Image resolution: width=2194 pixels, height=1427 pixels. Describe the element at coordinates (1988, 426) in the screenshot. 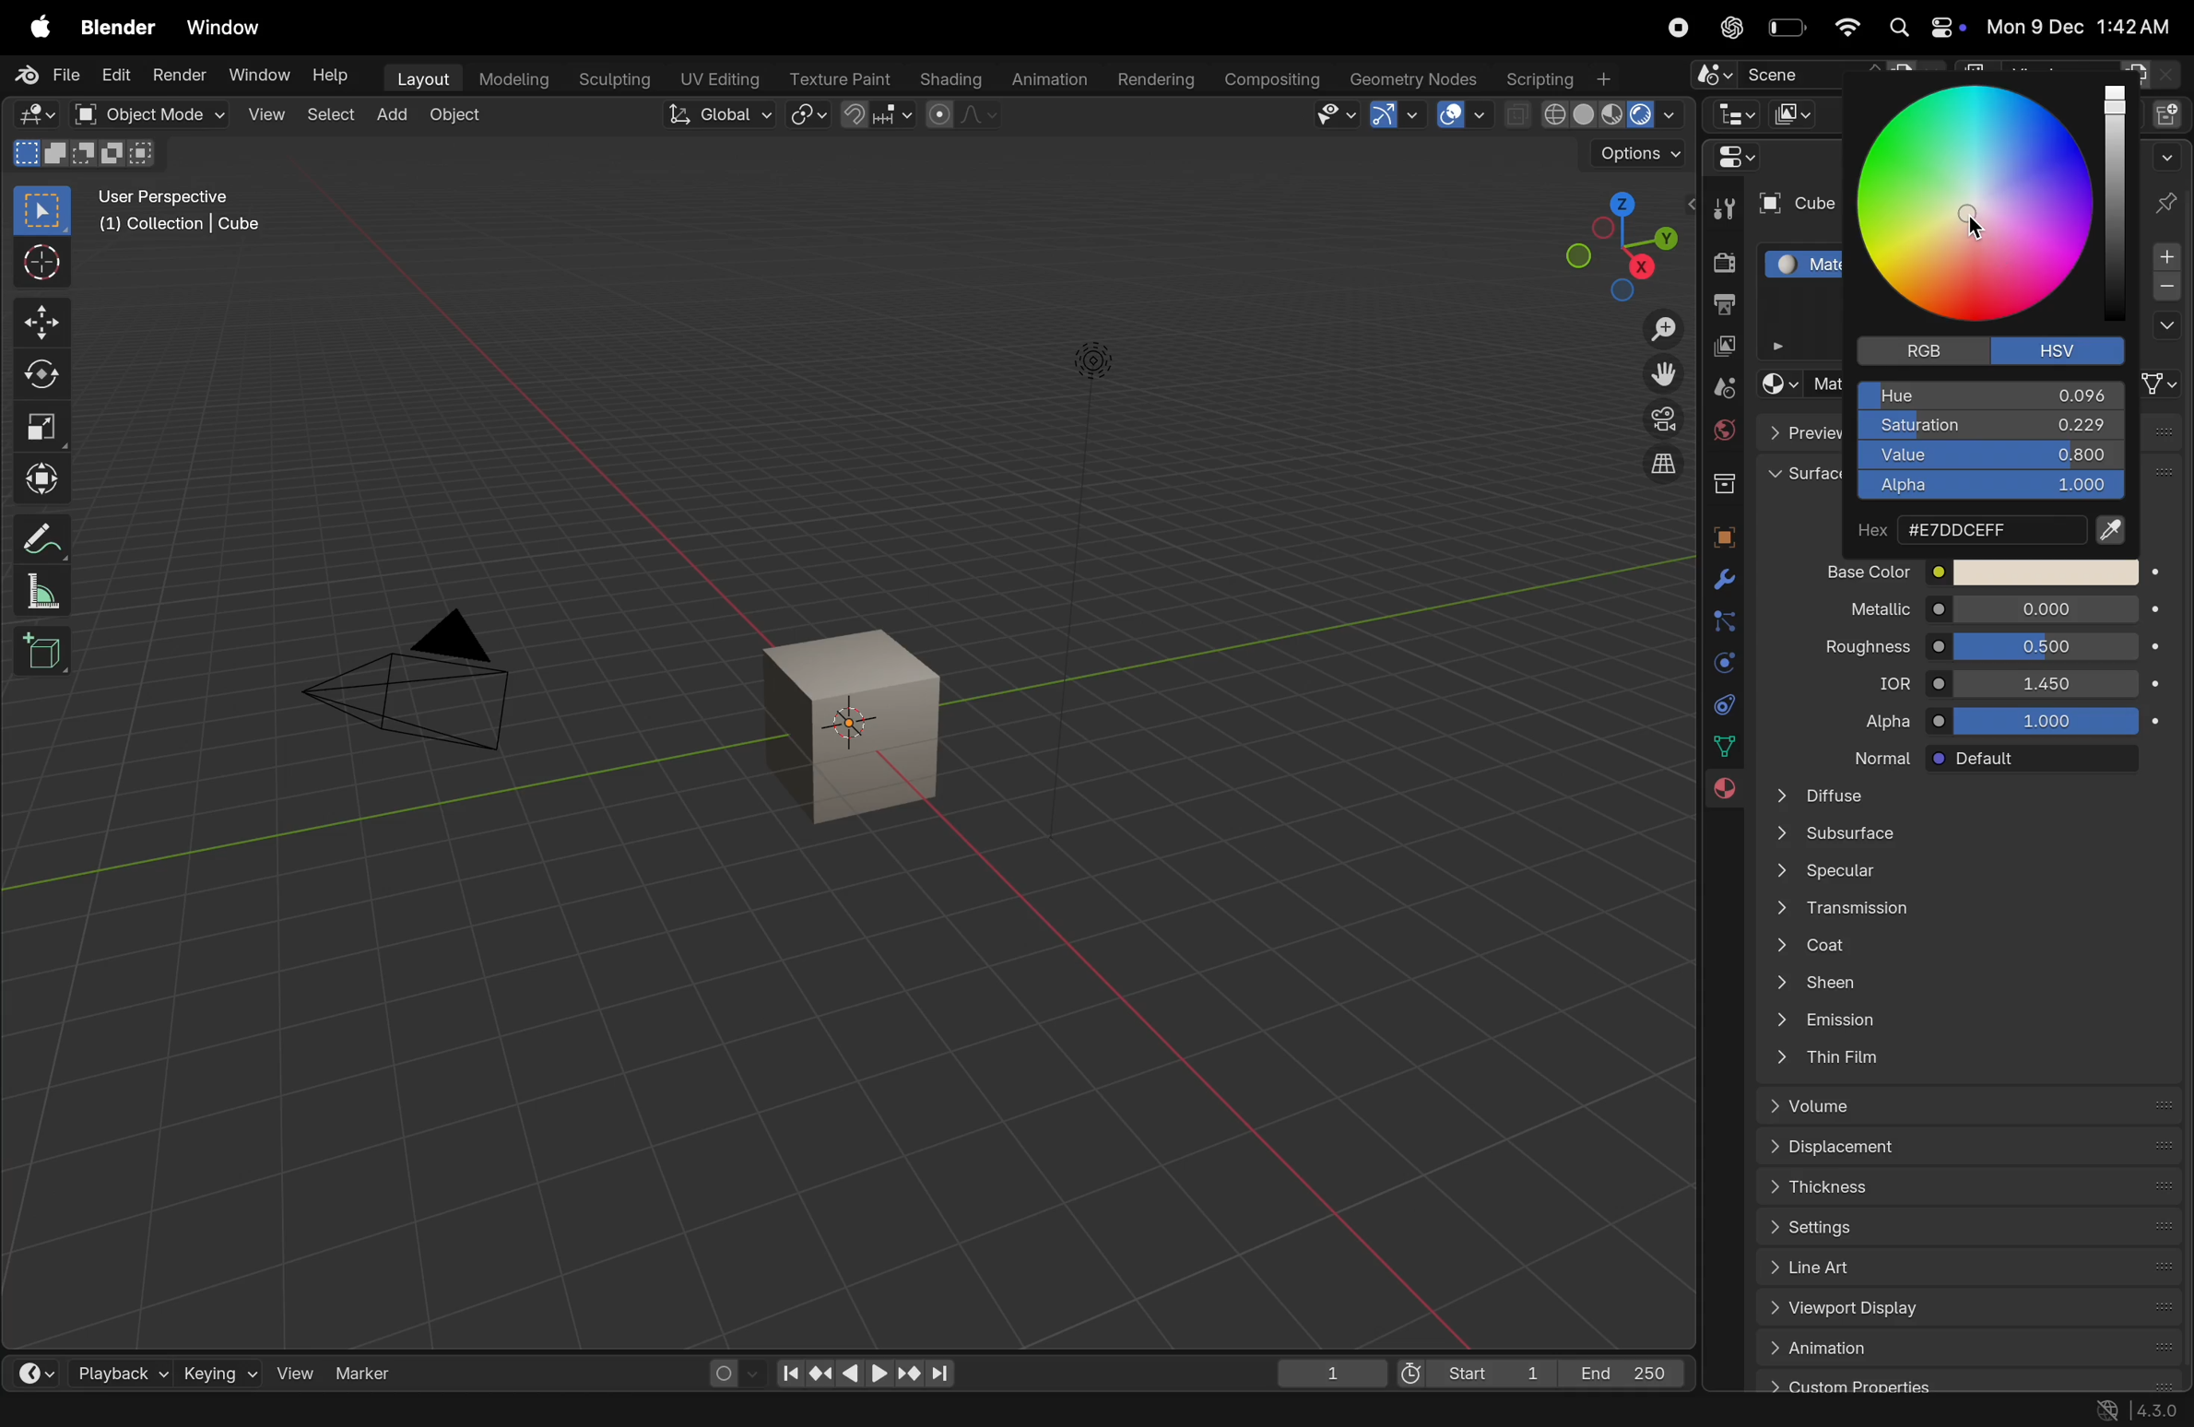

I see `Sauration` at that location.